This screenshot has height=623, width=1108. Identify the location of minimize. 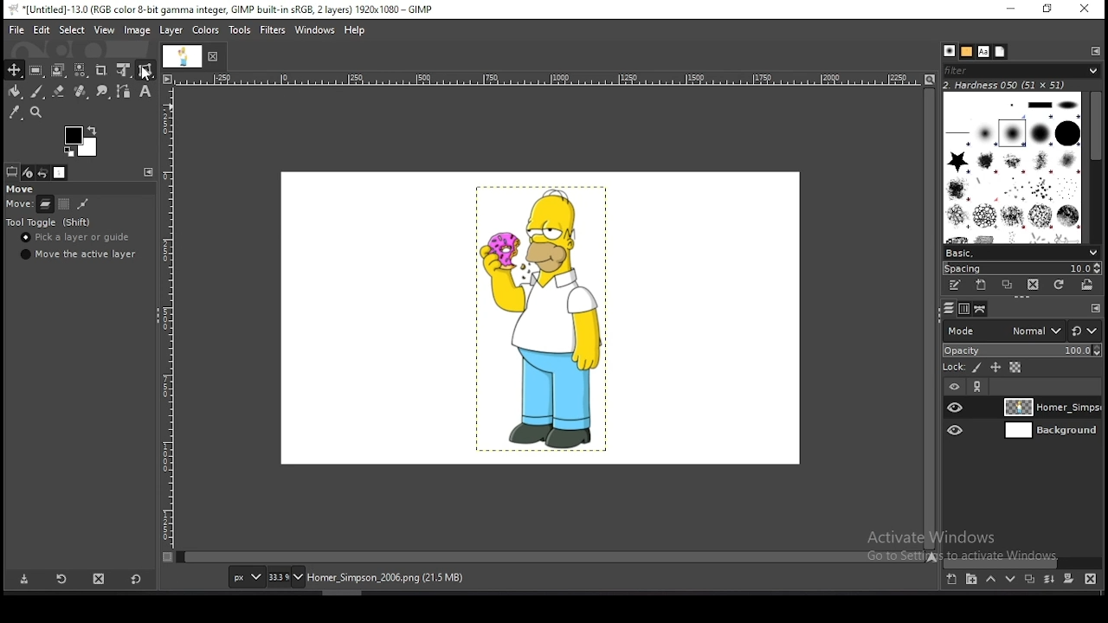
(1011, 10).